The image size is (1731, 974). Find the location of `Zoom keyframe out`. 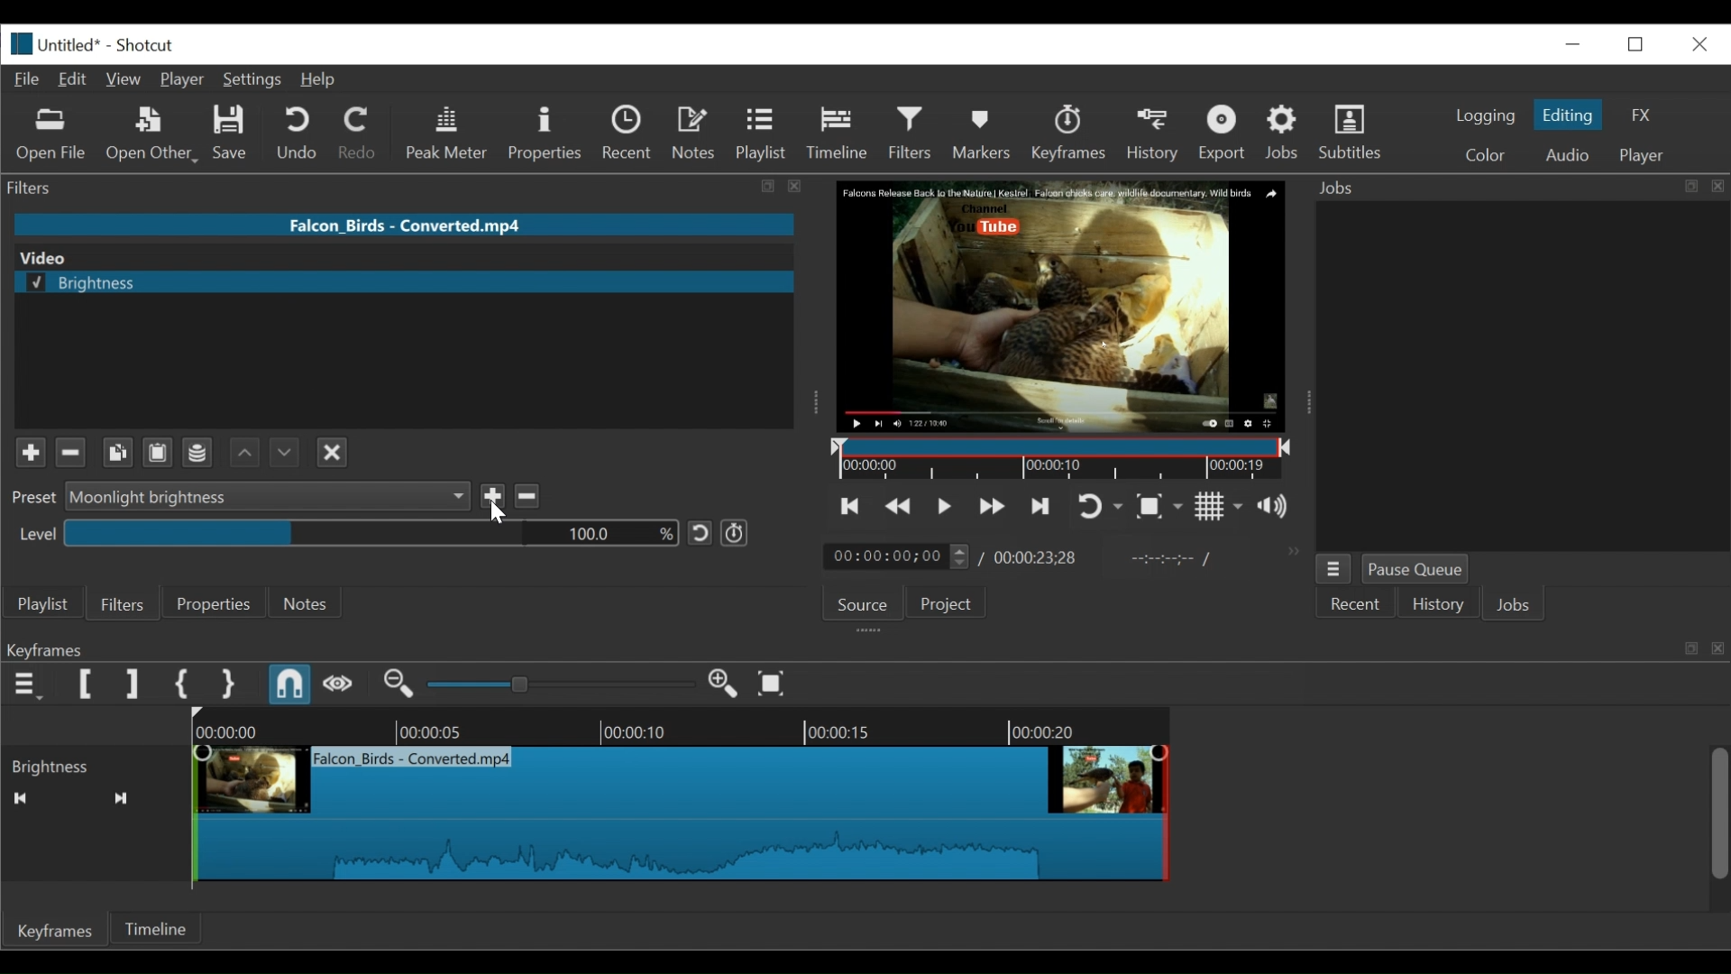

Zoom keyframe out is located at coordinates (398, 685).